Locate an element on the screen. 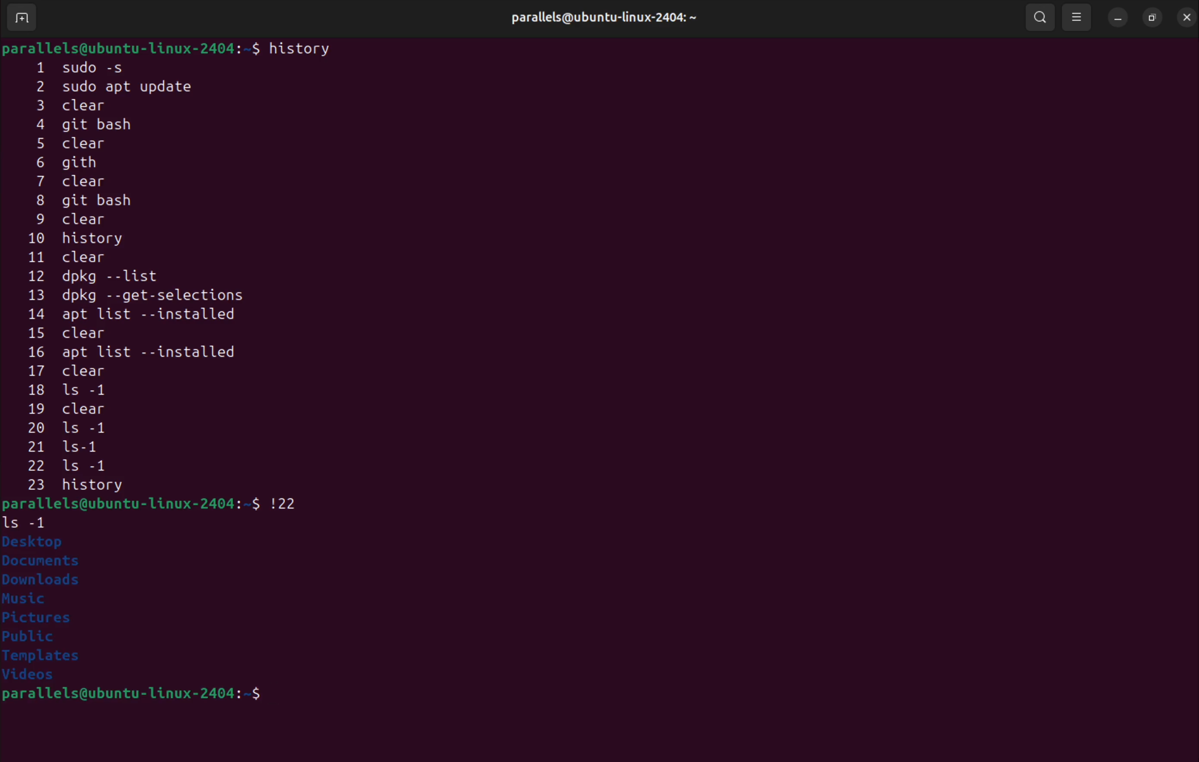  minimize is located at coordinates (1117, 16).